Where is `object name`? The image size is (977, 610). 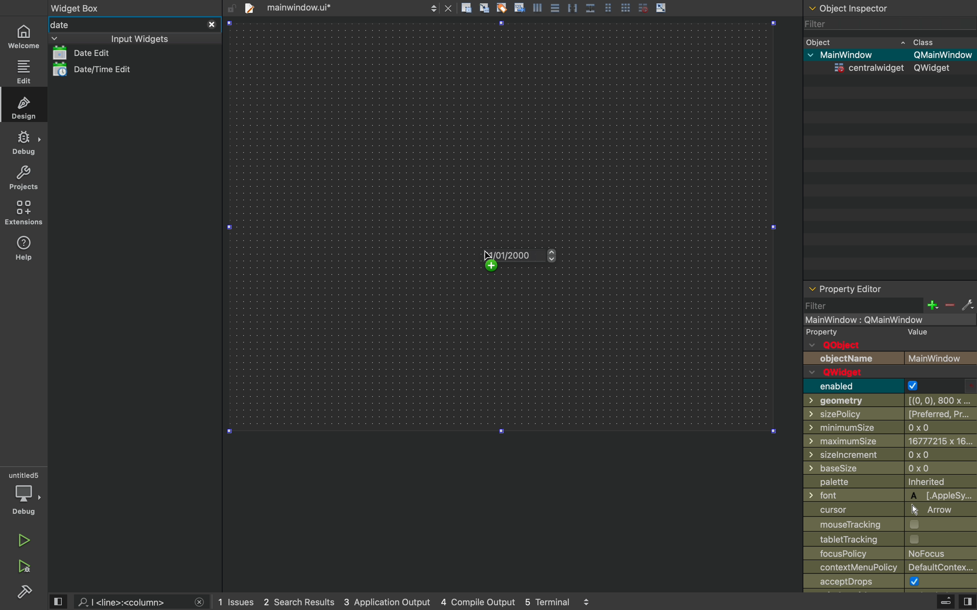
object name is located at coordinates (890, 359).